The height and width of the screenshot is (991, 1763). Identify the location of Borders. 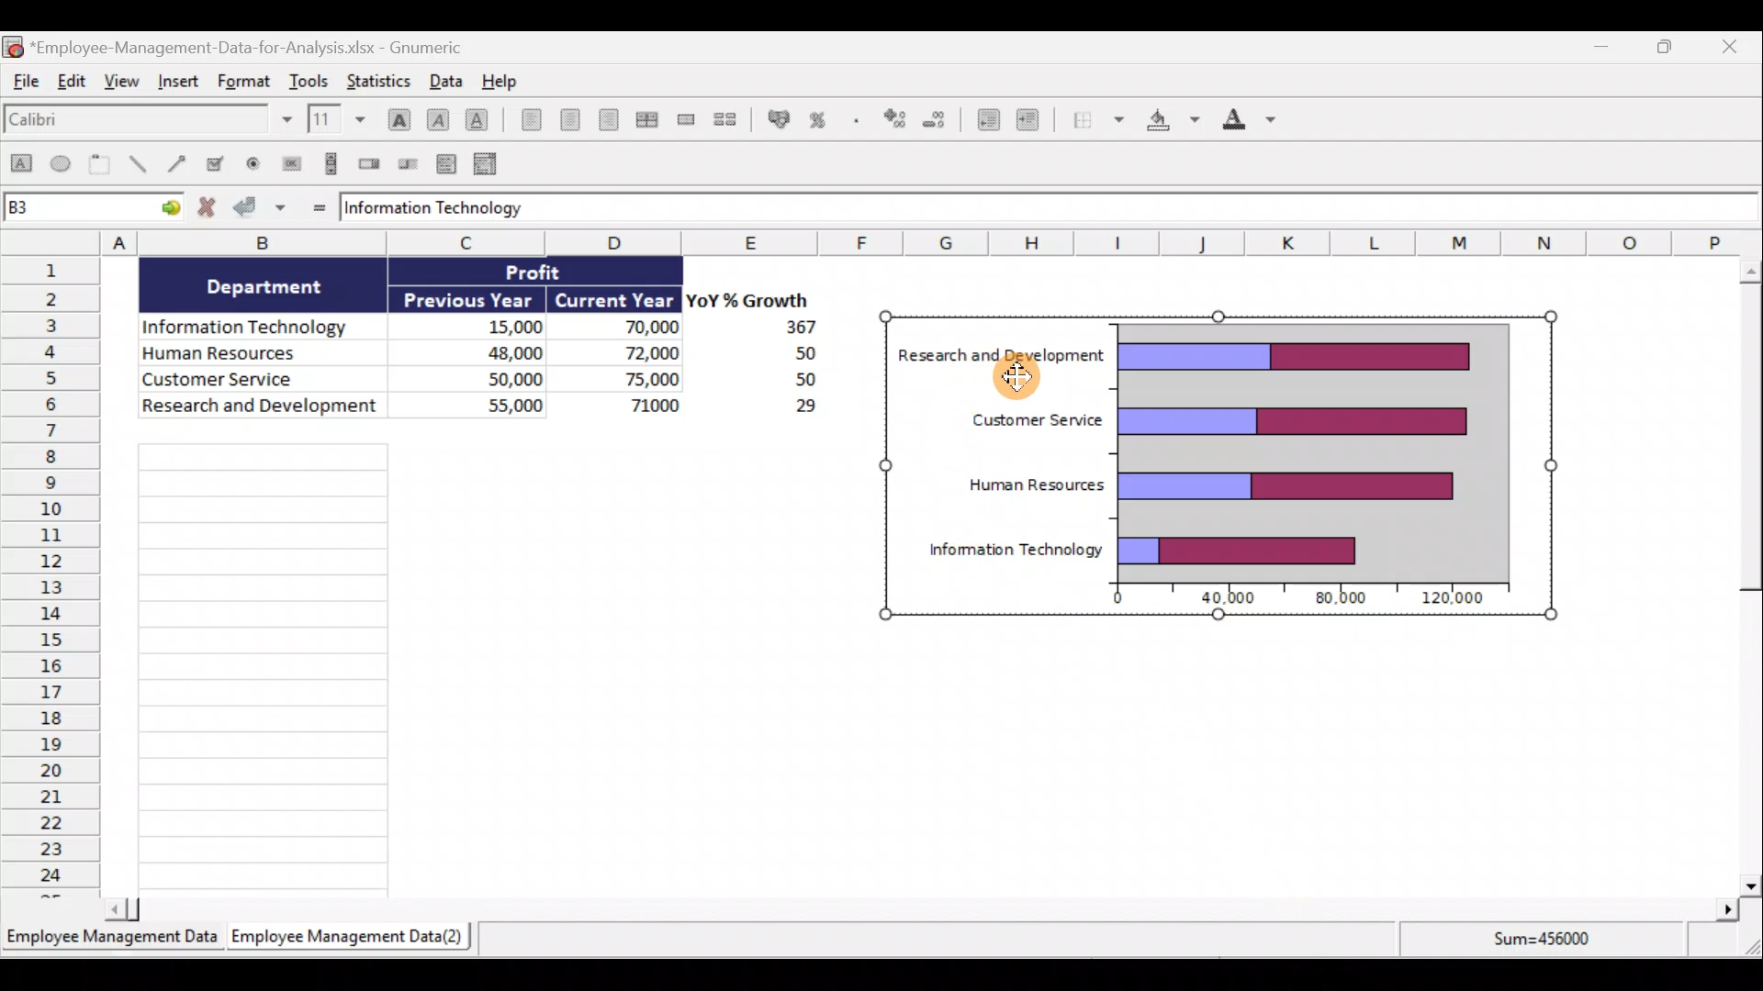
(1097, 124).